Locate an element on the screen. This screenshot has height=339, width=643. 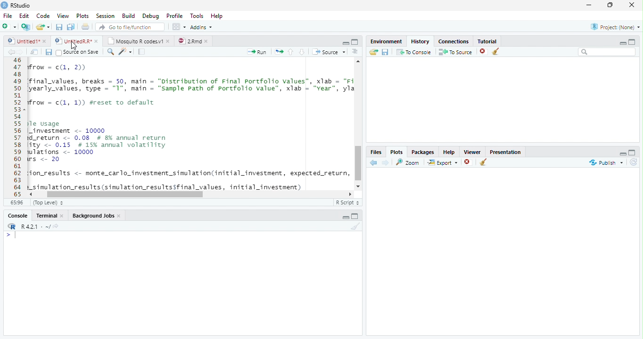
Go to previous section of code is located at coordinates (291, 53).